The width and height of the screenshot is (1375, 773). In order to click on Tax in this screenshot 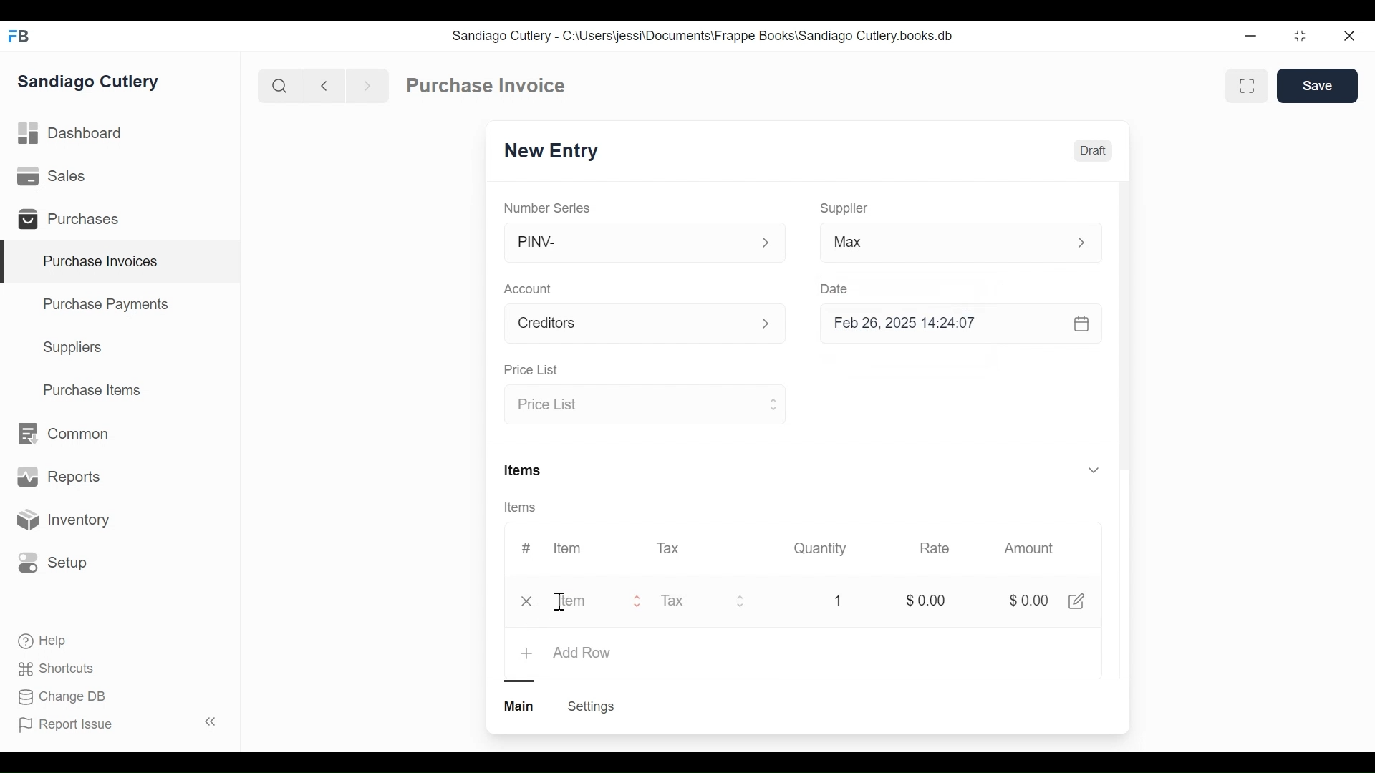, I will do `click(670, 547)`.